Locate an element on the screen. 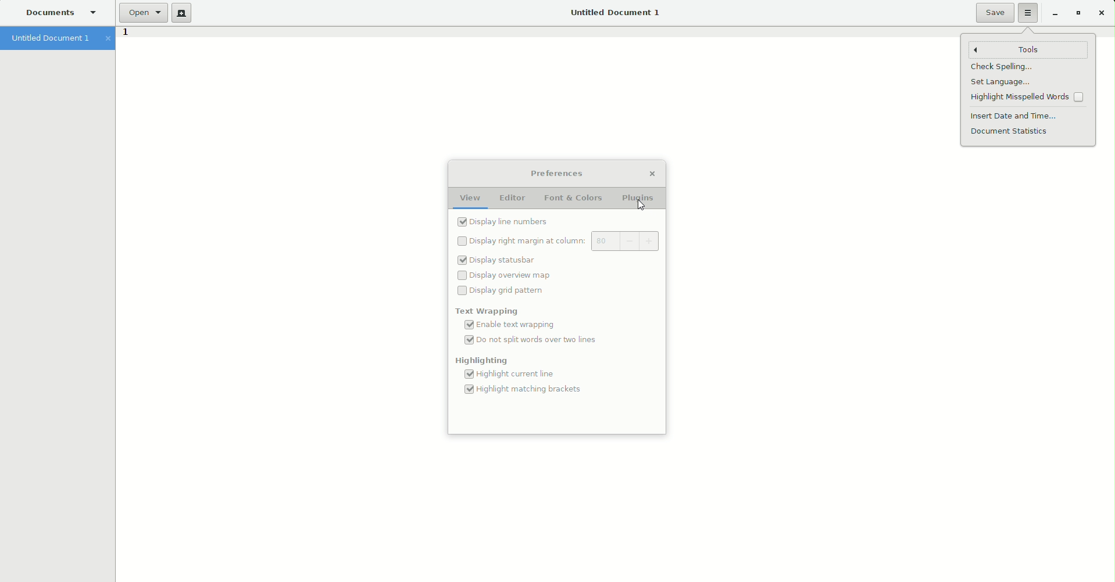  Tools is located at coordinates (1030, 49).